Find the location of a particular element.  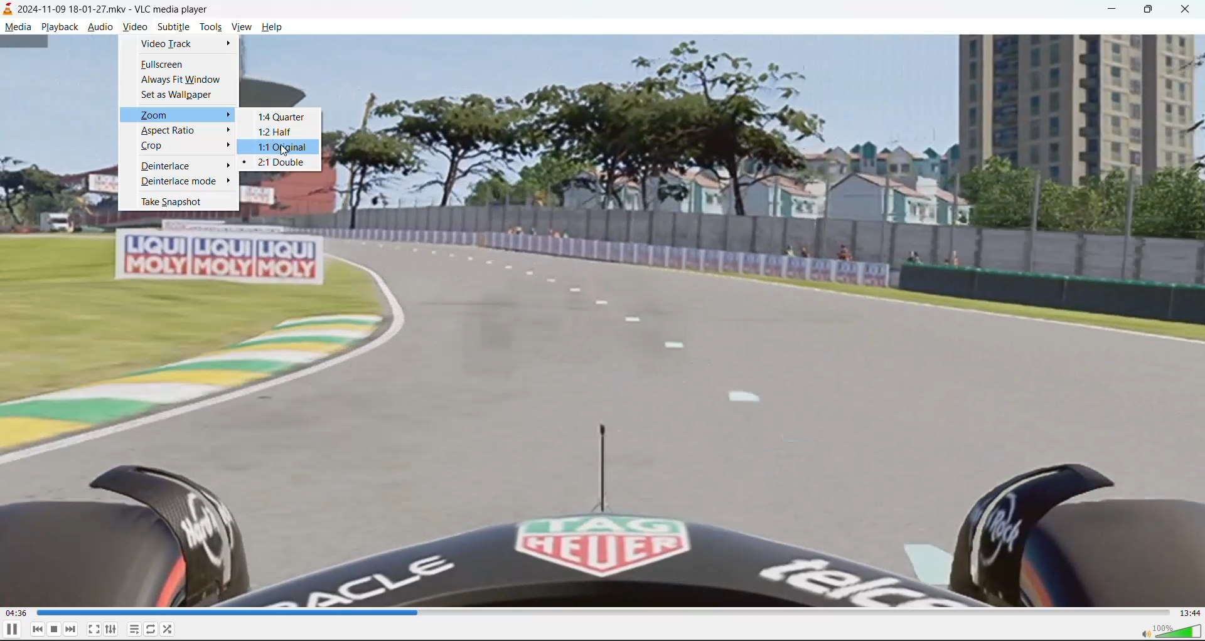

audio is located at coordinates (100, 26).